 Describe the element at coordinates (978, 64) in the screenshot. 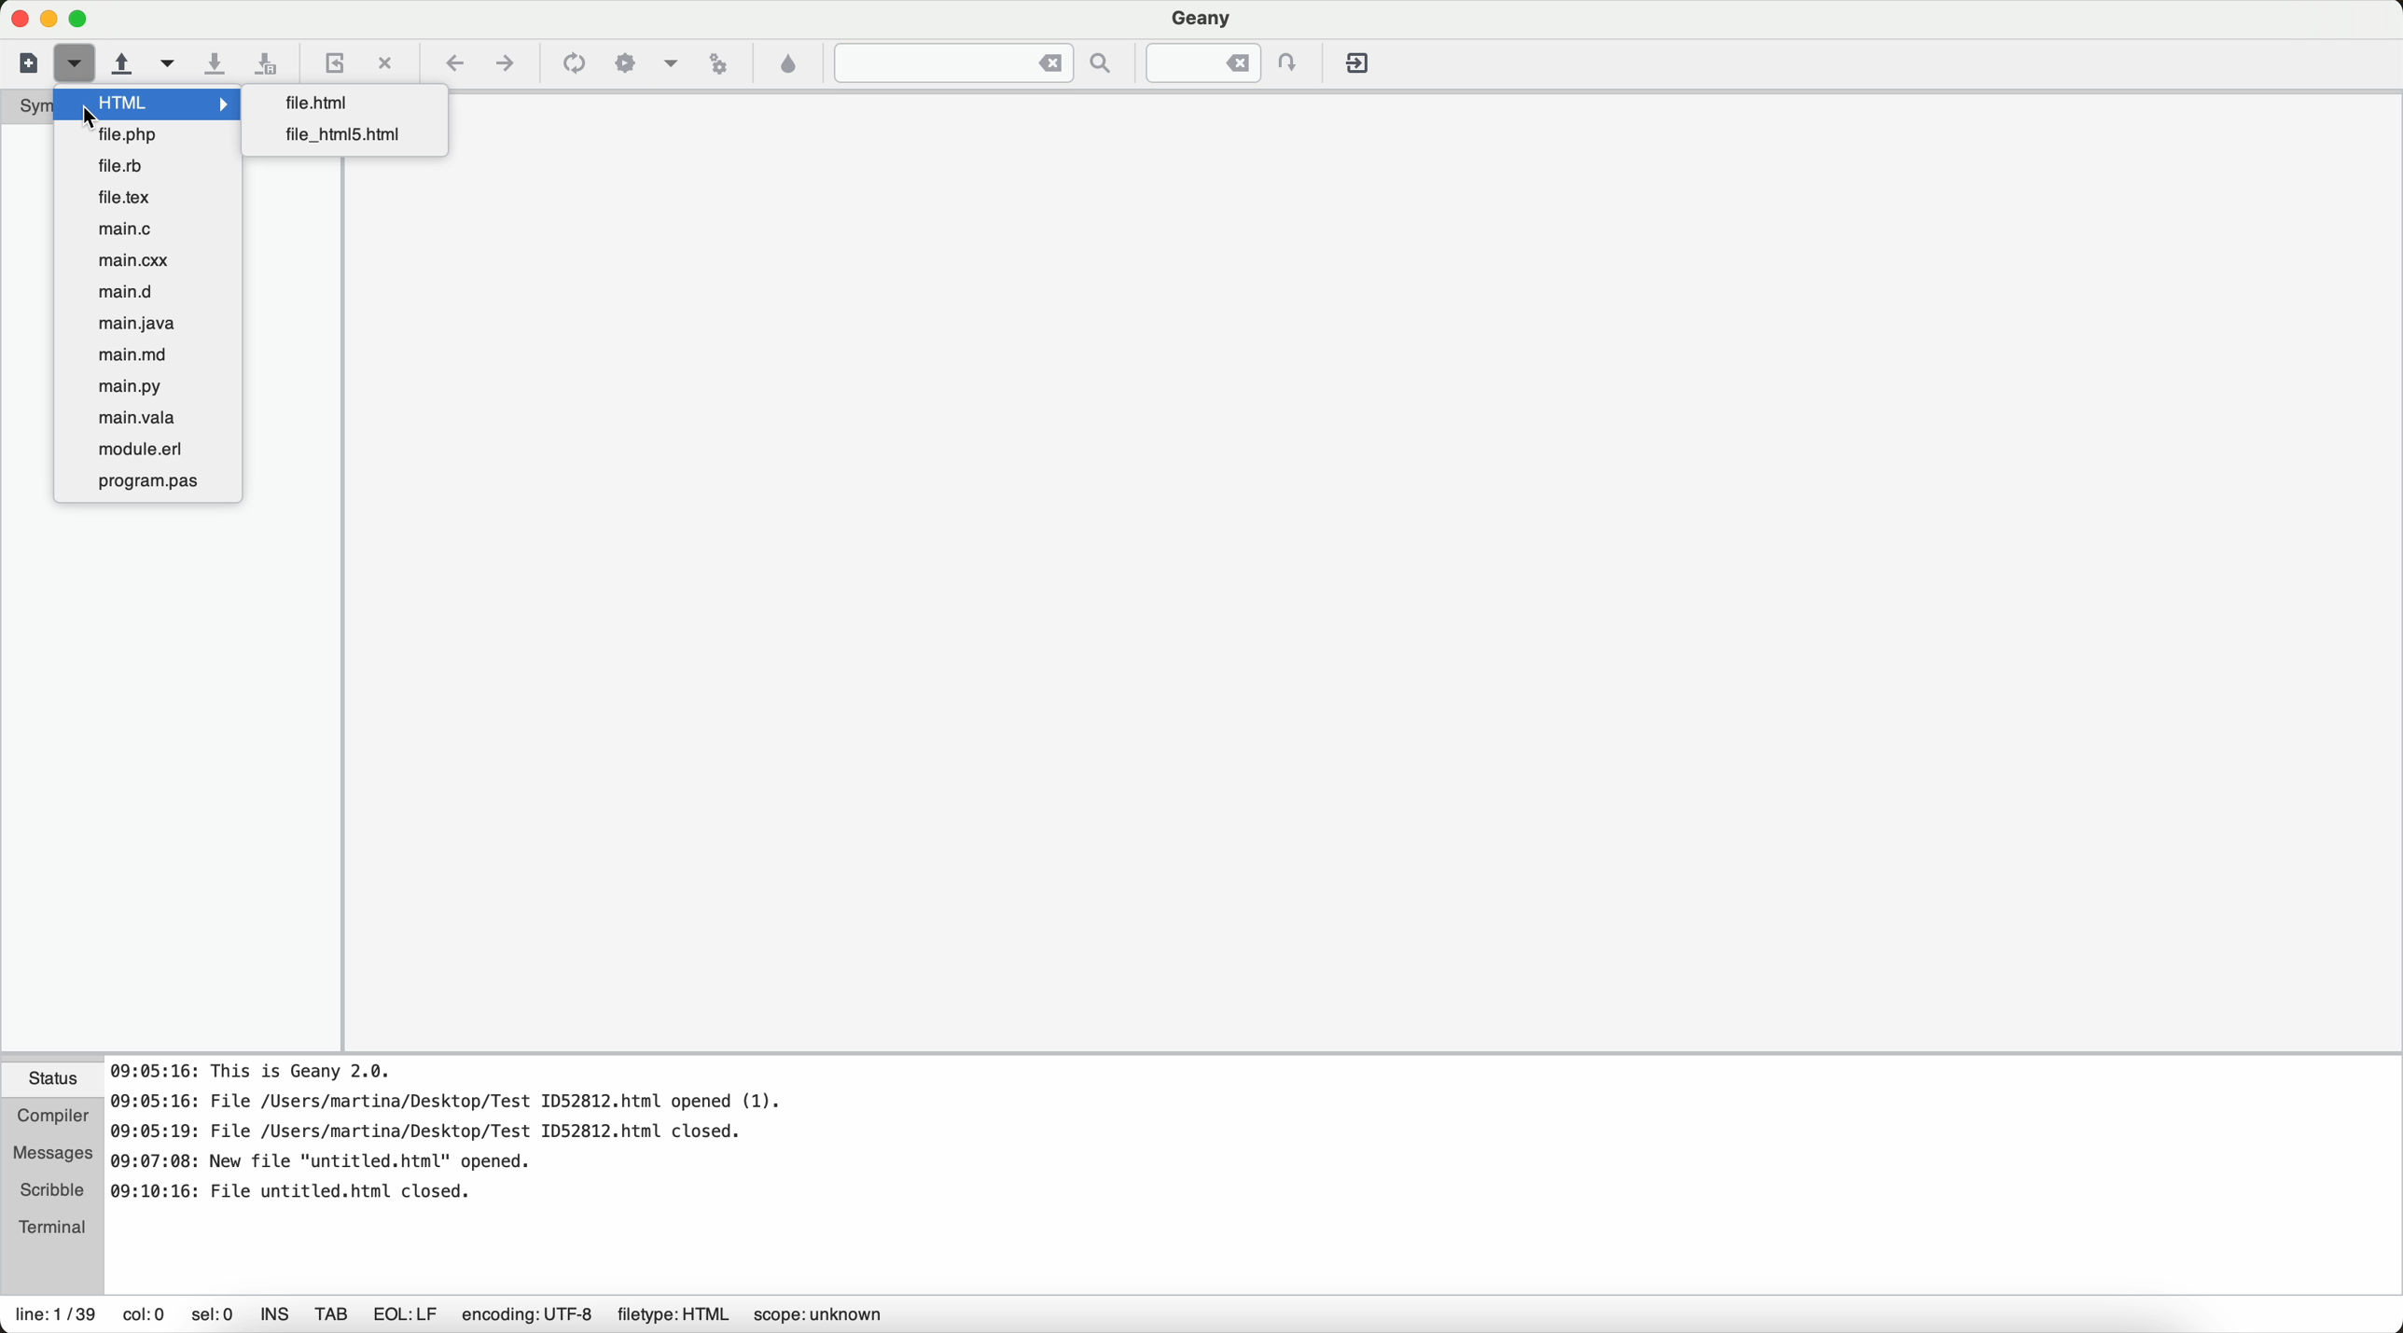

I see `jump to the entered text in the current file` at that location.